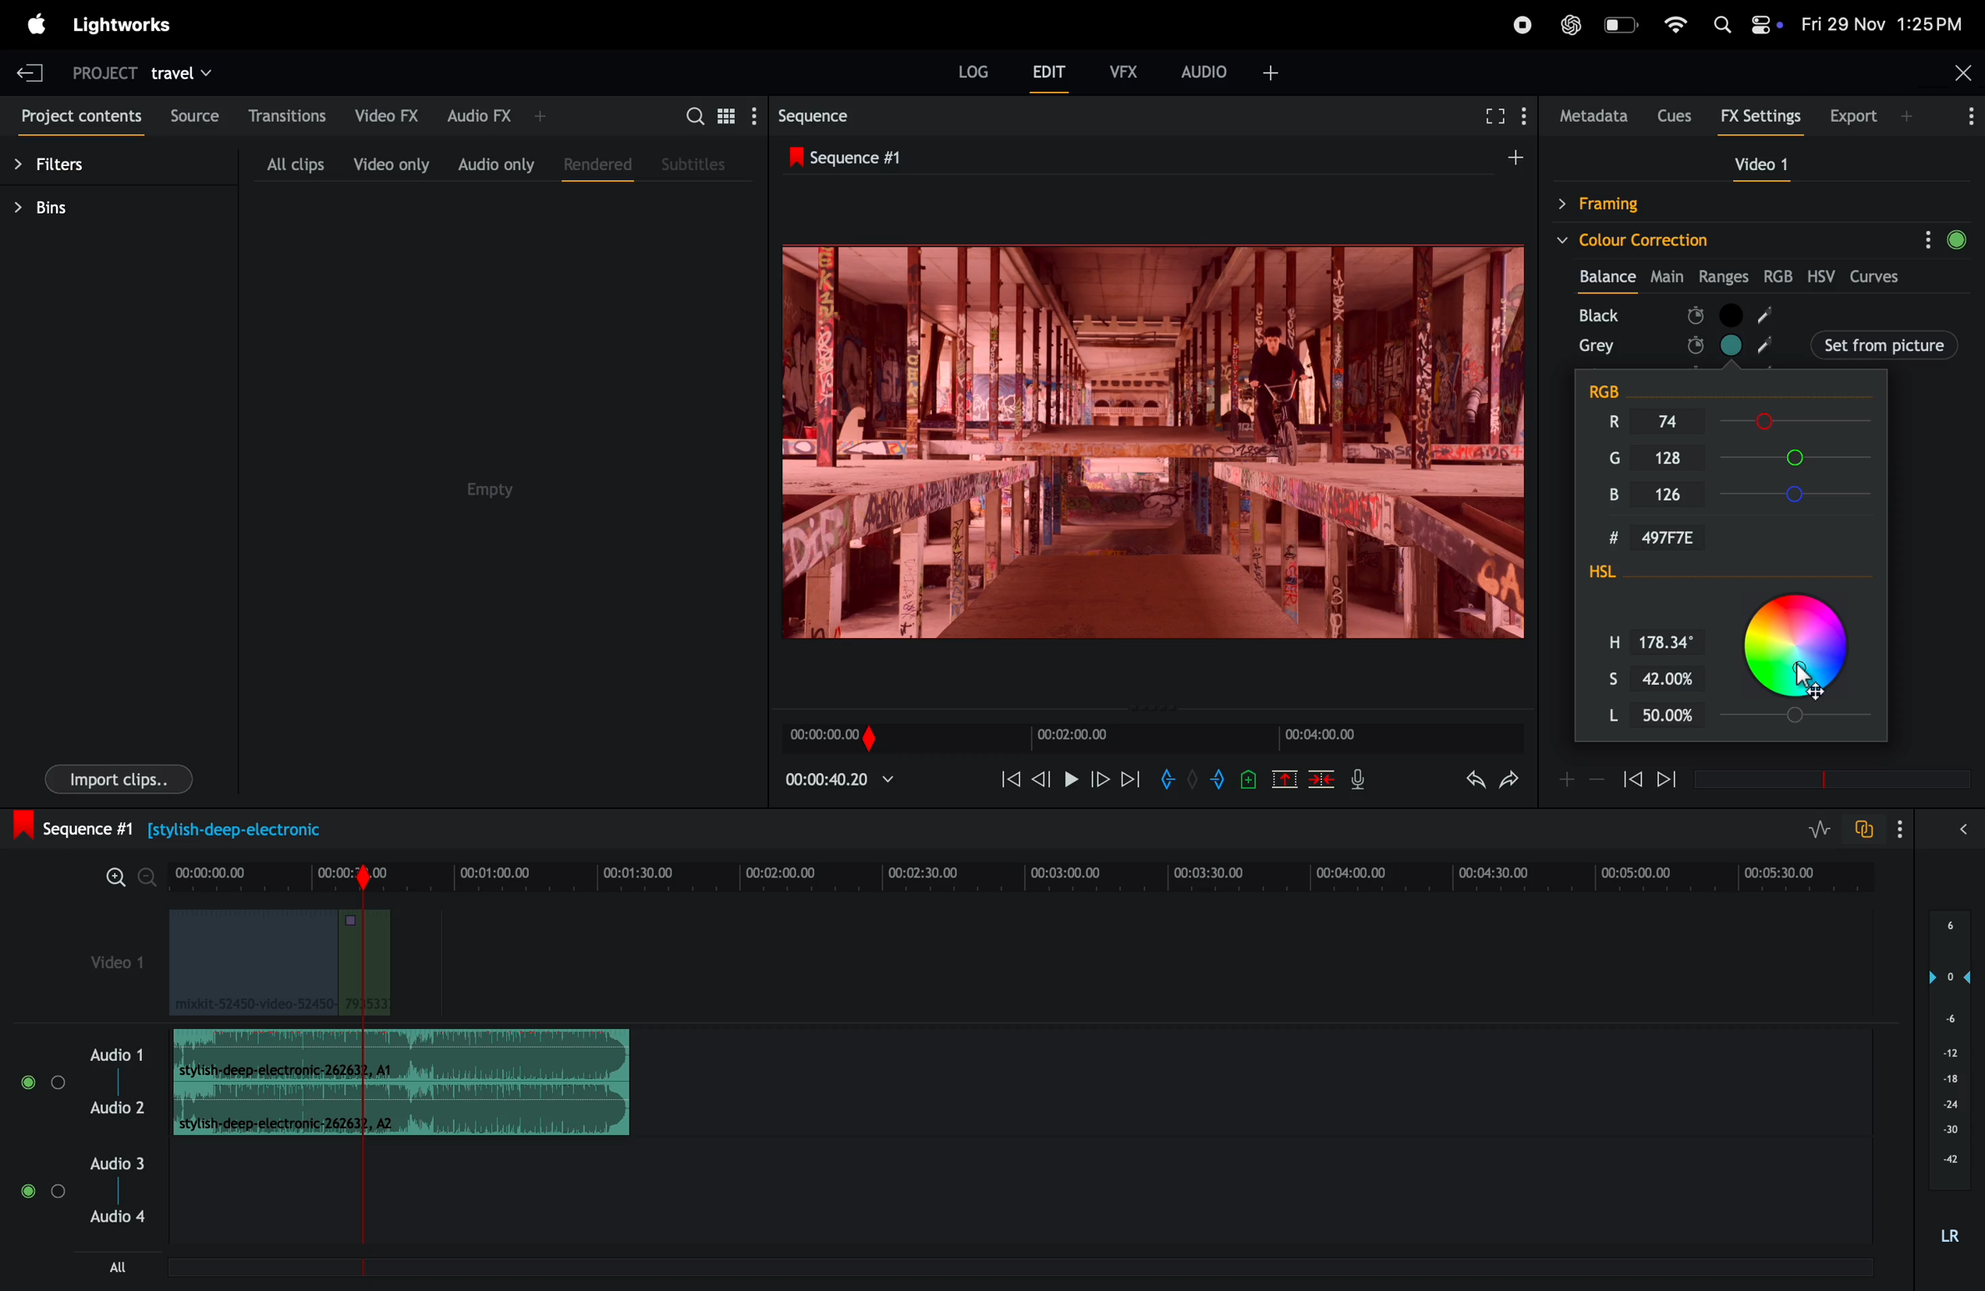 The width and height of the screenshot is (1985, 1291). I want to click on transitions, so click(289, 114).